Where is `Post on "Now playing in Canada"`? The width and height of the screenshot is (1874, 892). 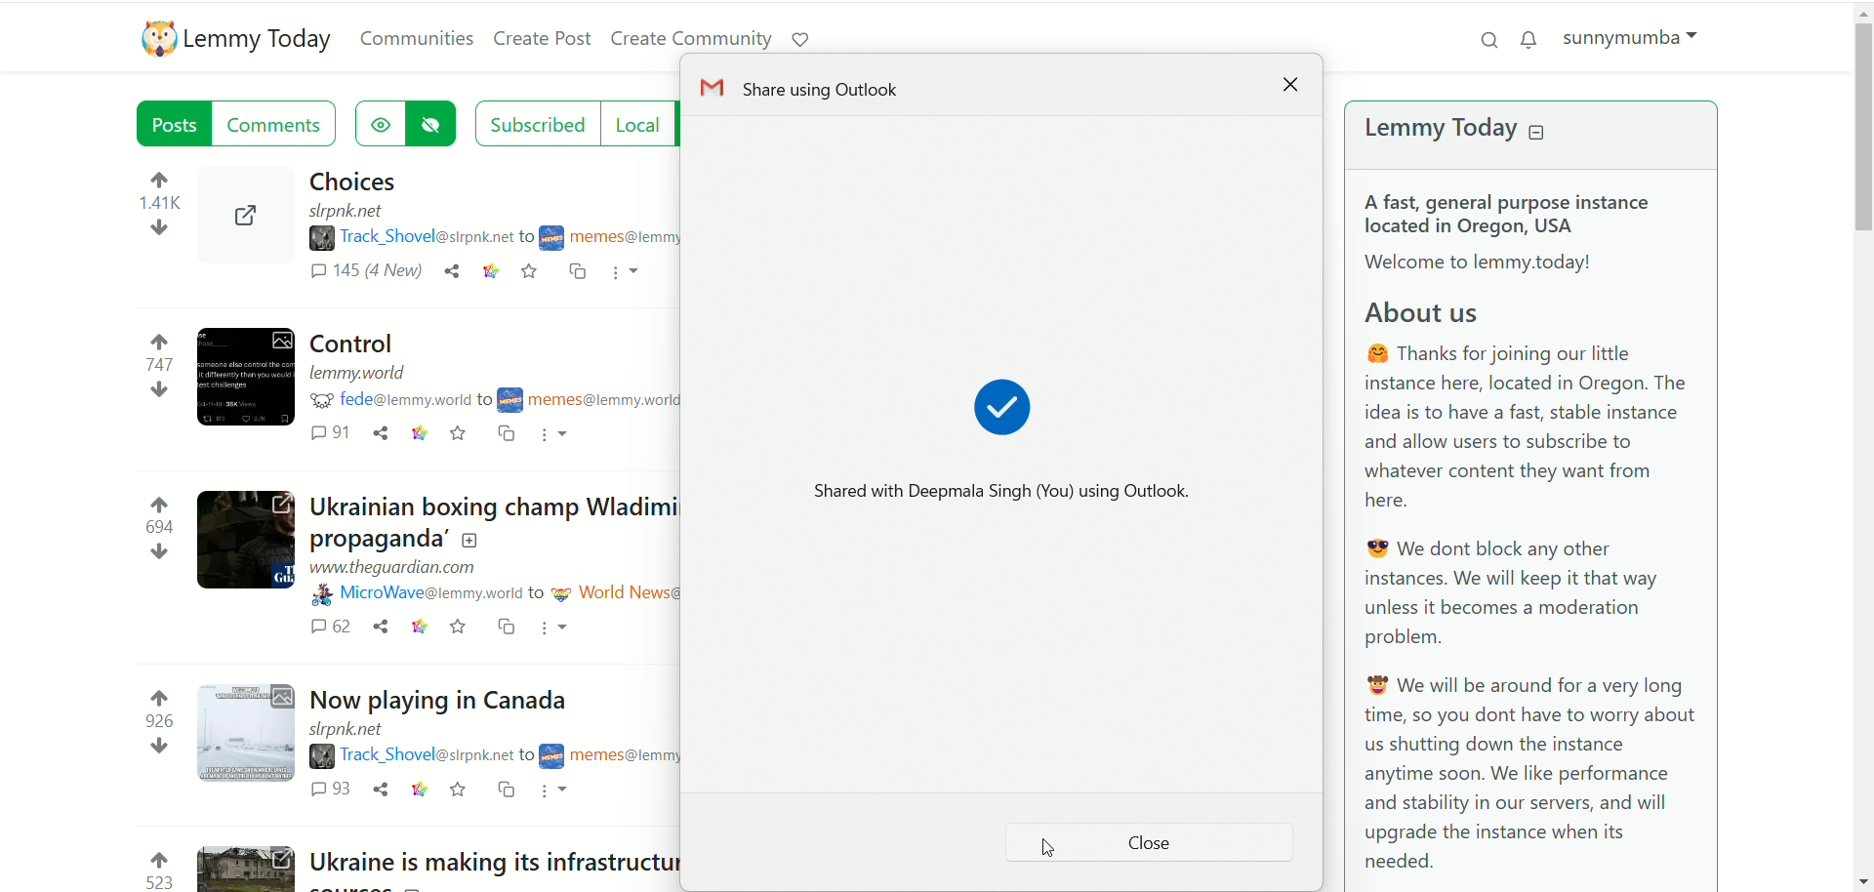
Post on "Now playing in Canada" is located at coordinates (436, 697).